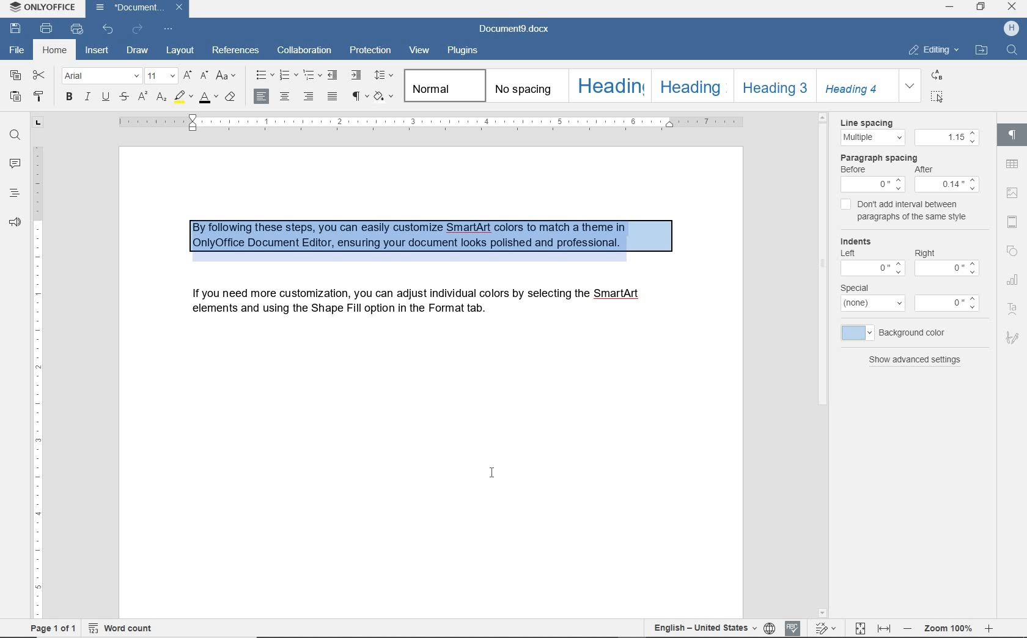 The image size is (1027, 638). What do you see at coordinates (371, 51) in the screenshot?
I see `protection` at bounding box center [371, 51].